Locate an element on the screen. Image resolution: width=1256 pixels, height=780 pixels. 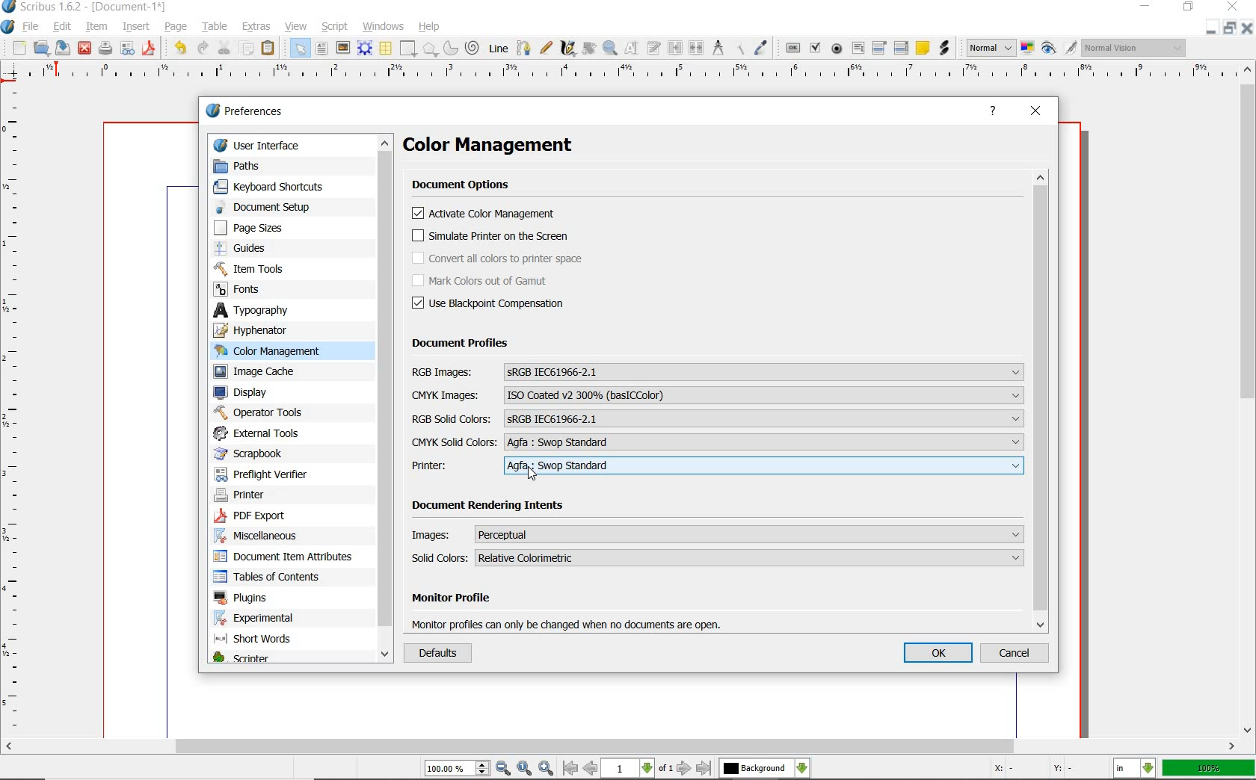
copy is located at coordinates (247, 49).